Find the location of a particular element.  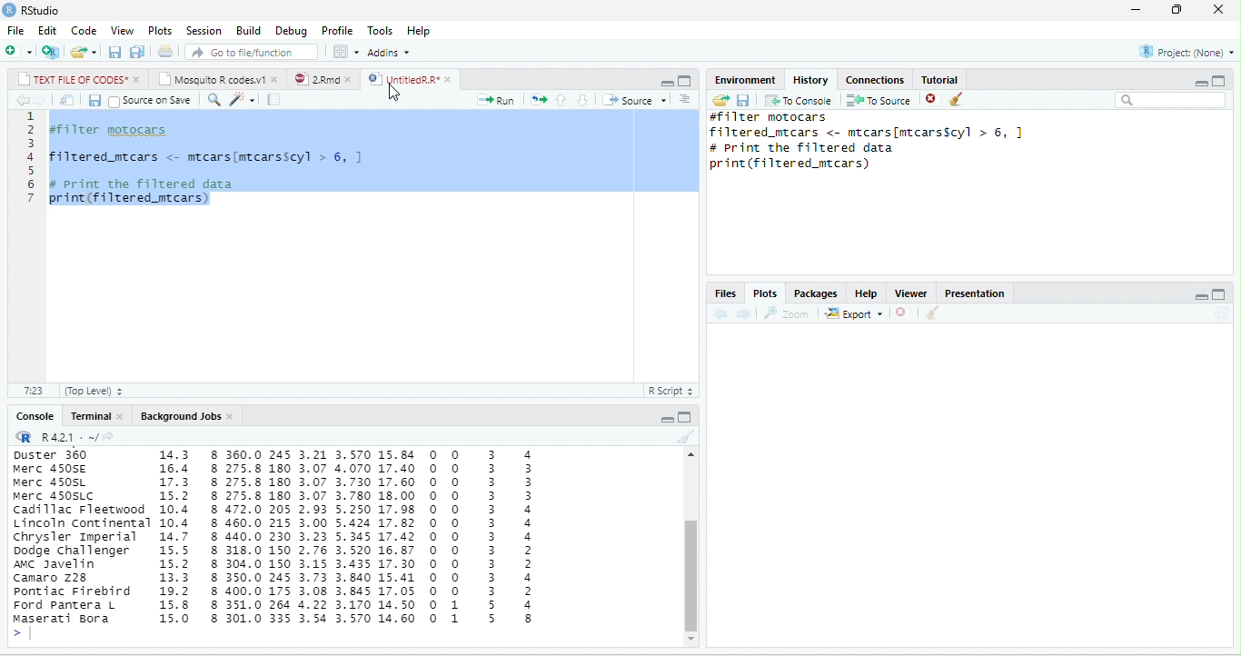

Run is located at coordinates (495, 100).